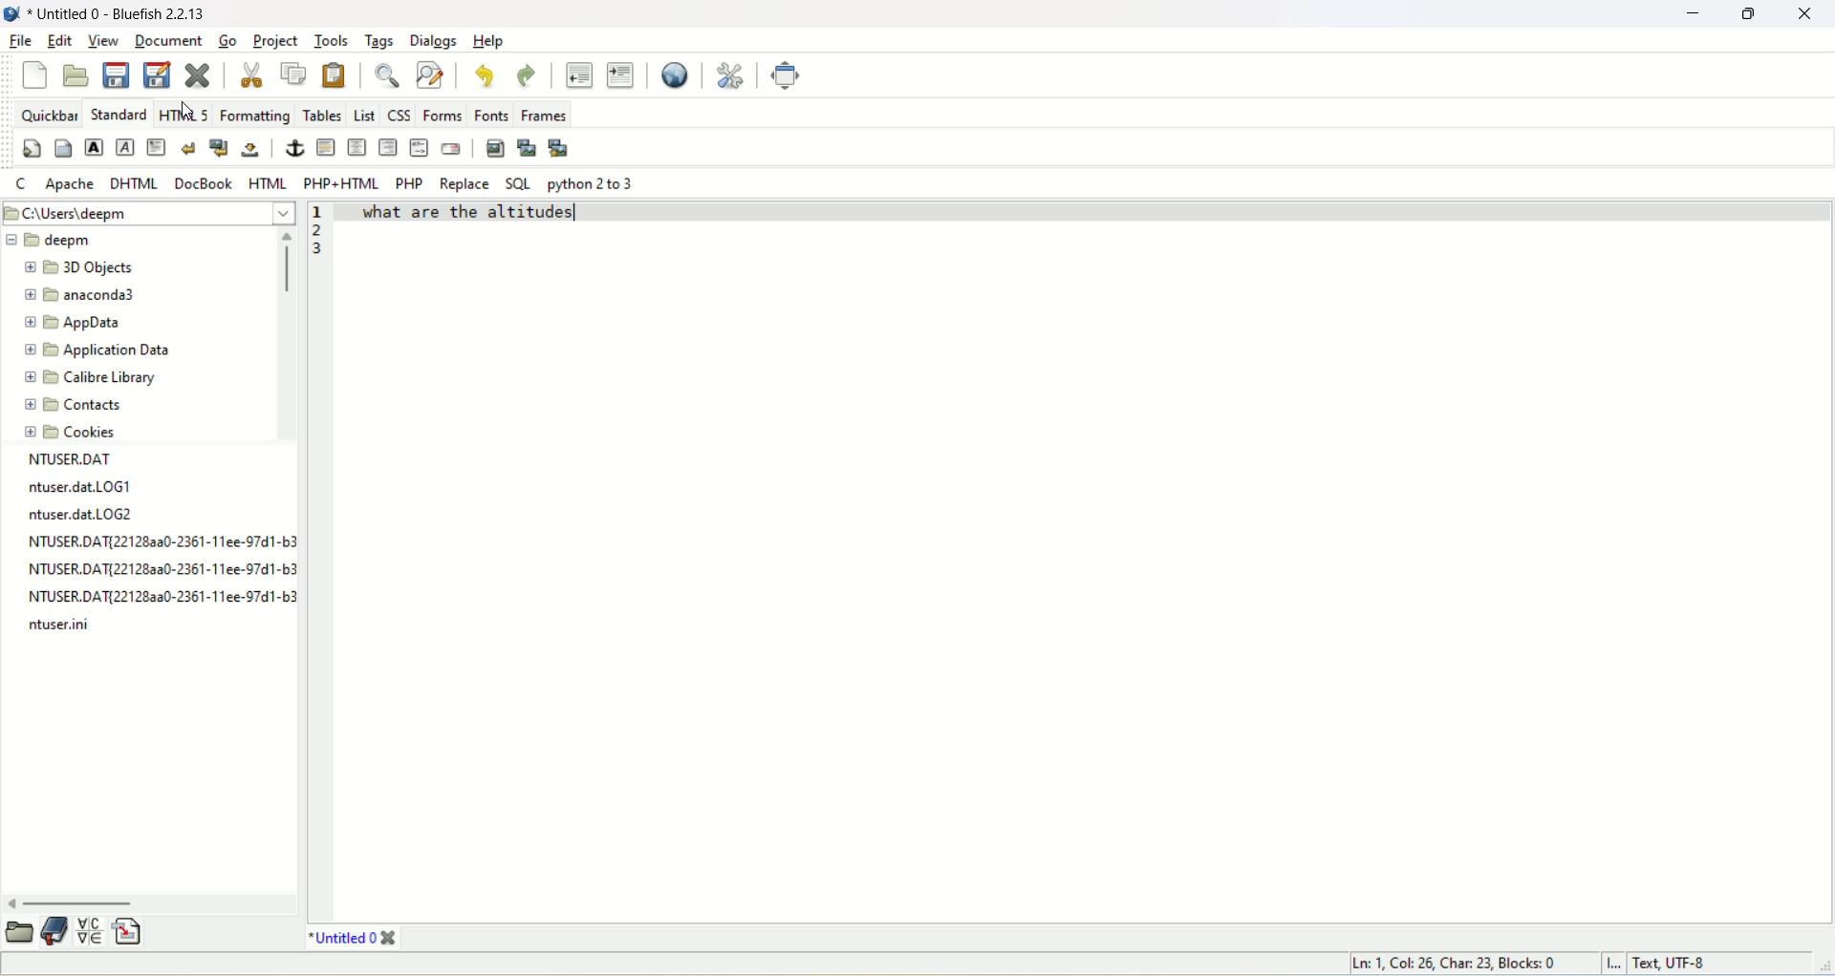  Describe the element at coordinates (150, 900) in the screenshot. I see `horizontal scroll bar` at that location.